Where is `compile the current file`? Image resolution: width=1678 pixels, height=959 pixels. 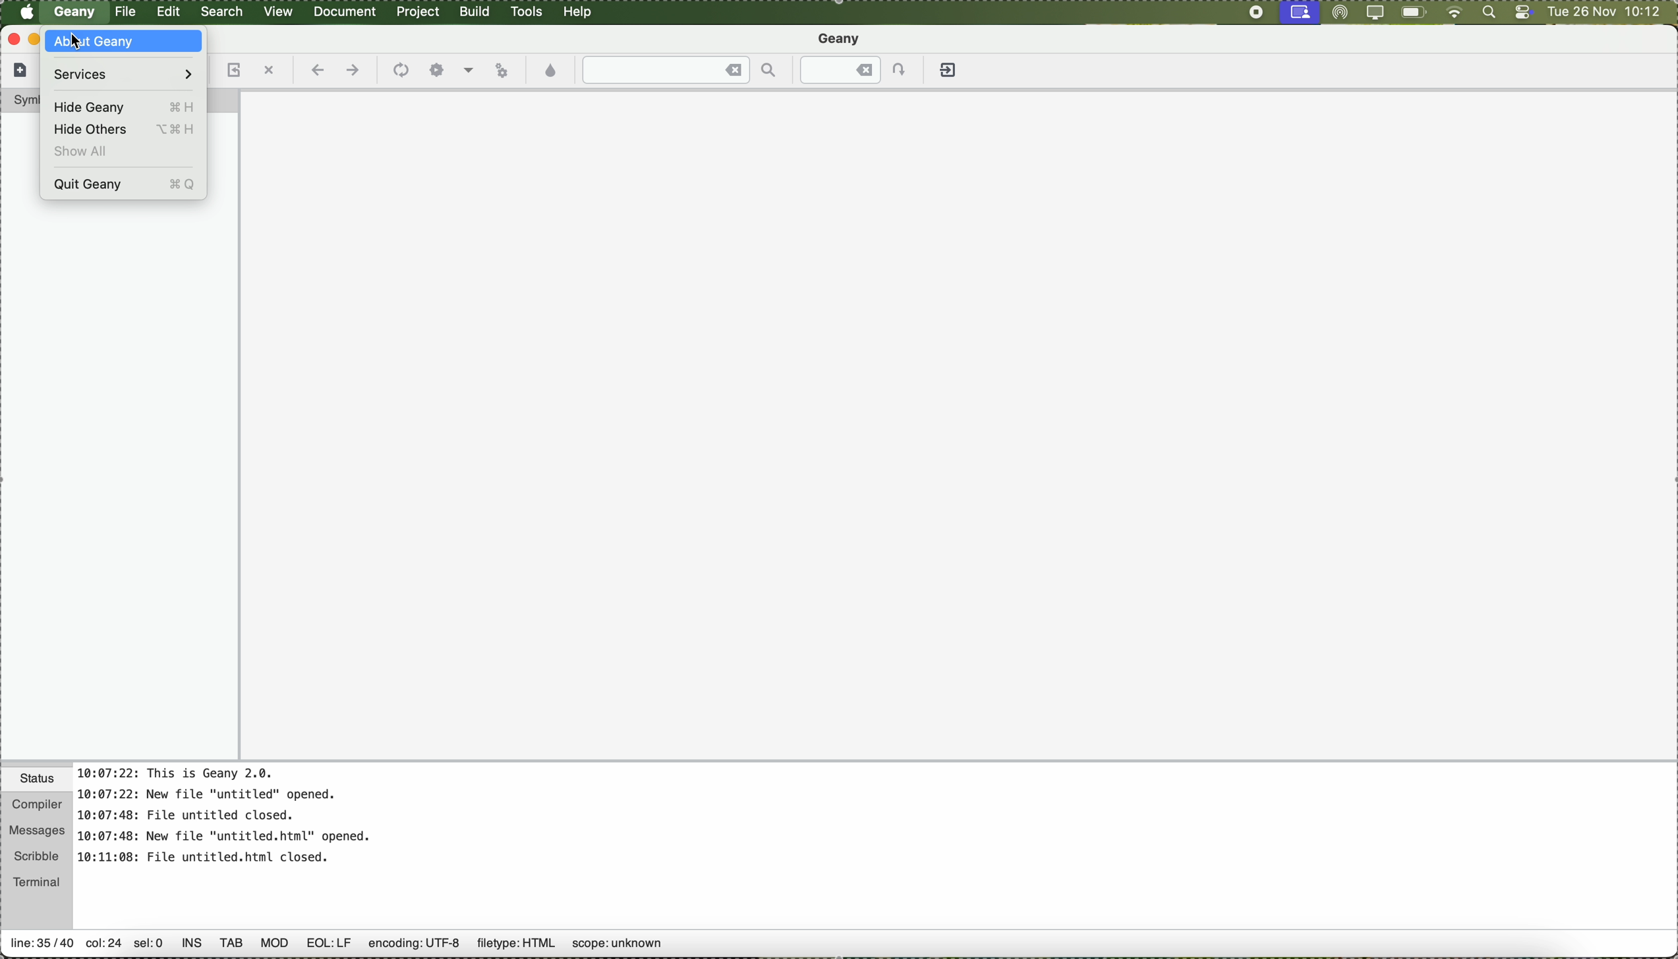
compile the current file is located at coordinates (400, 71).